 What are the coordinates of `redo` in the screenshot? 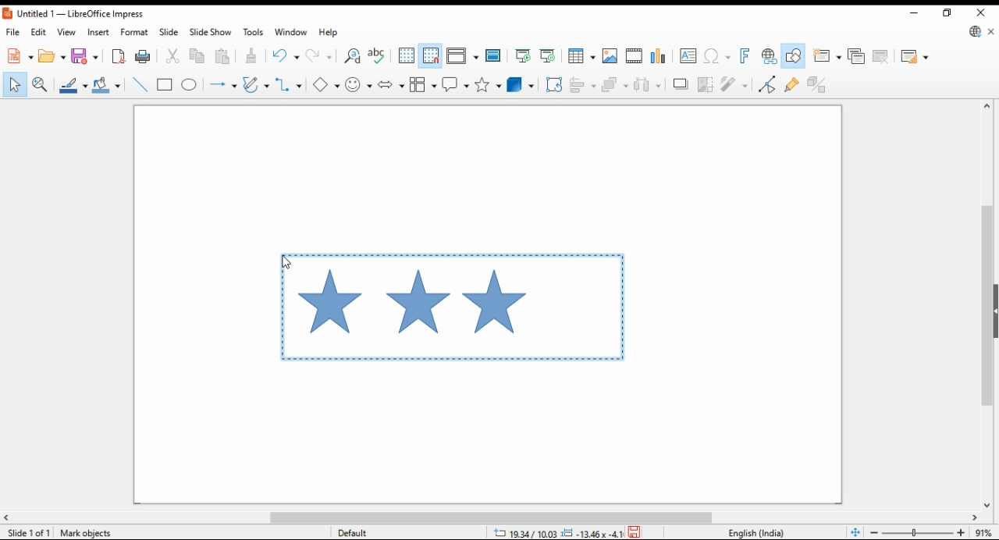 It's located at (320, 55).